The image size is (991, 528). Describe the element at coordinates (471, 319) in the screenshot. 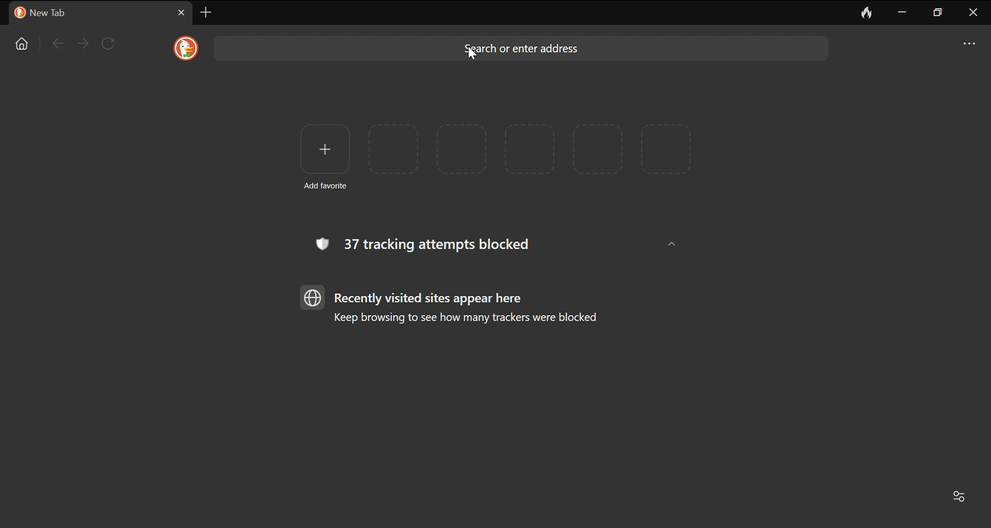

I see `Keep browsing to see how many trackers were blocked` at that location.